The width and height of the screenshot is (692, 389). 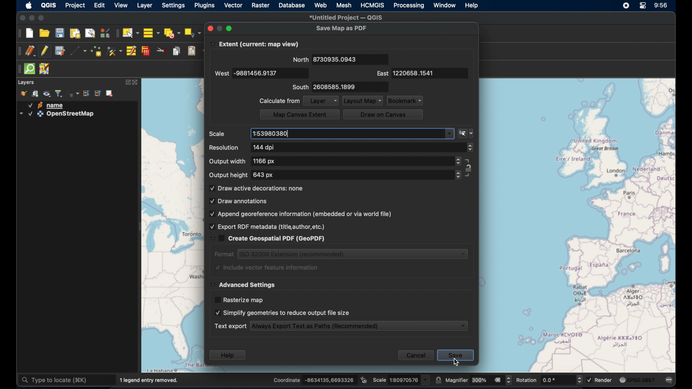 What do you see at coordinates (173, 5) in the screenshot?
I see `settings` at bounding box center [173, 5].